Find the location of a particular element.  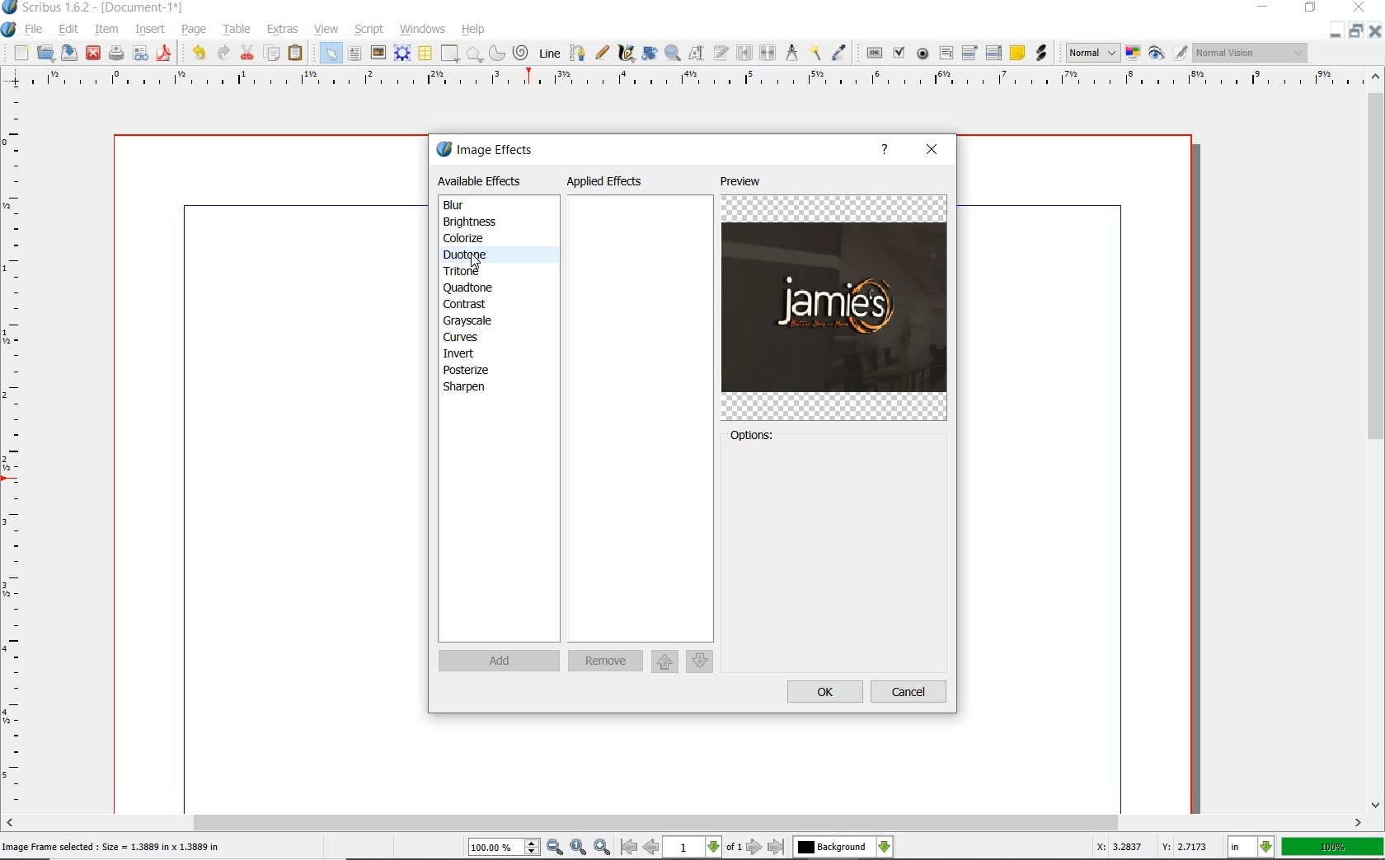

pdf check box is located at coordinates (899, 53).